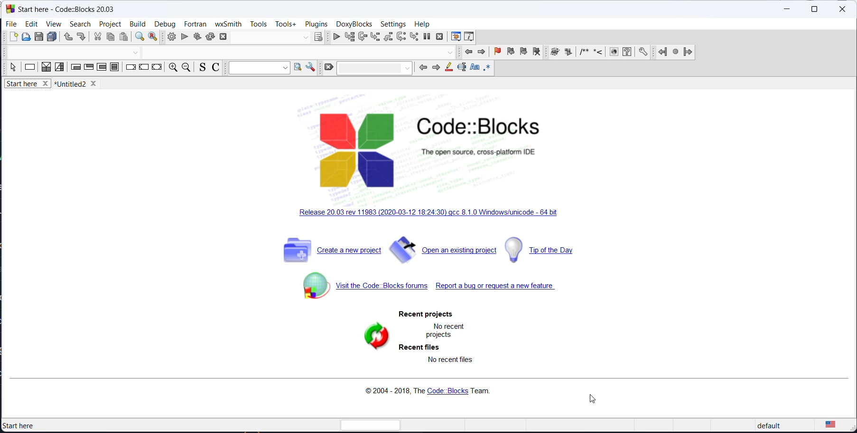 Image resolution: width=857 pixels, height=433 pixels. Describe the element at coordinates (394, 24) in the screenshot. I see `settings` at that location.